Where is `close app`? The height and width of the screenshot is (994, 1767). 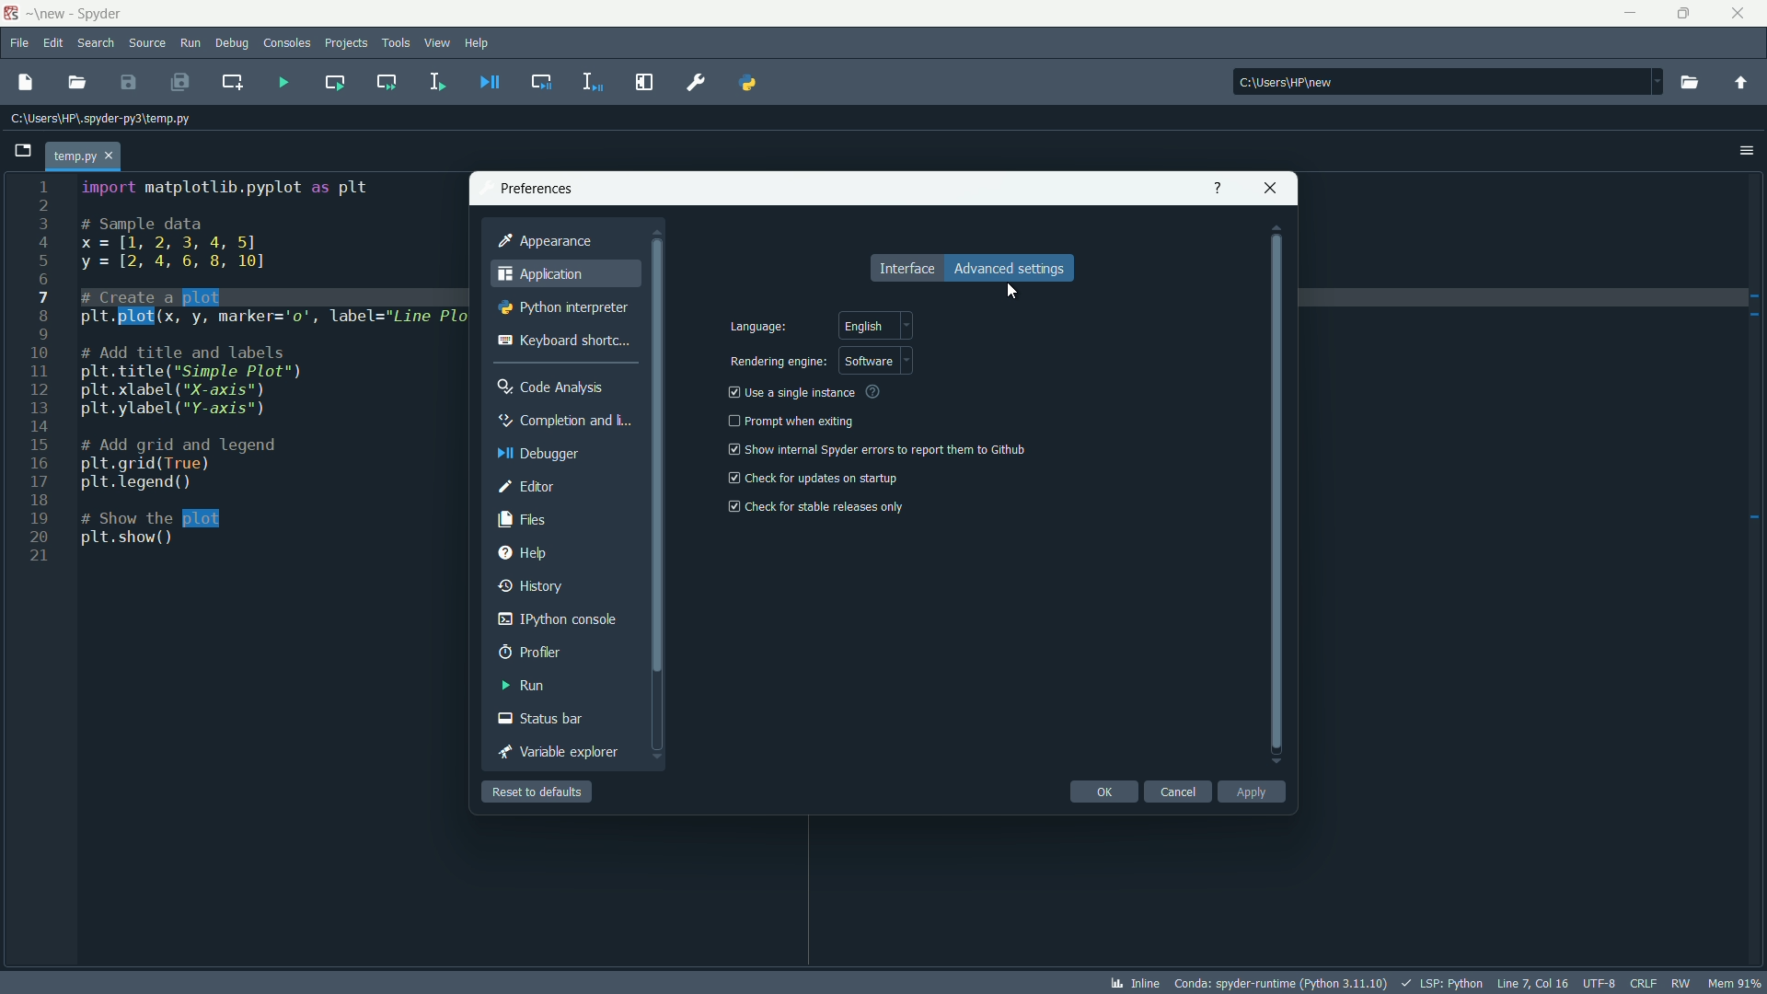 close app is located at coordinates (1740, 14).